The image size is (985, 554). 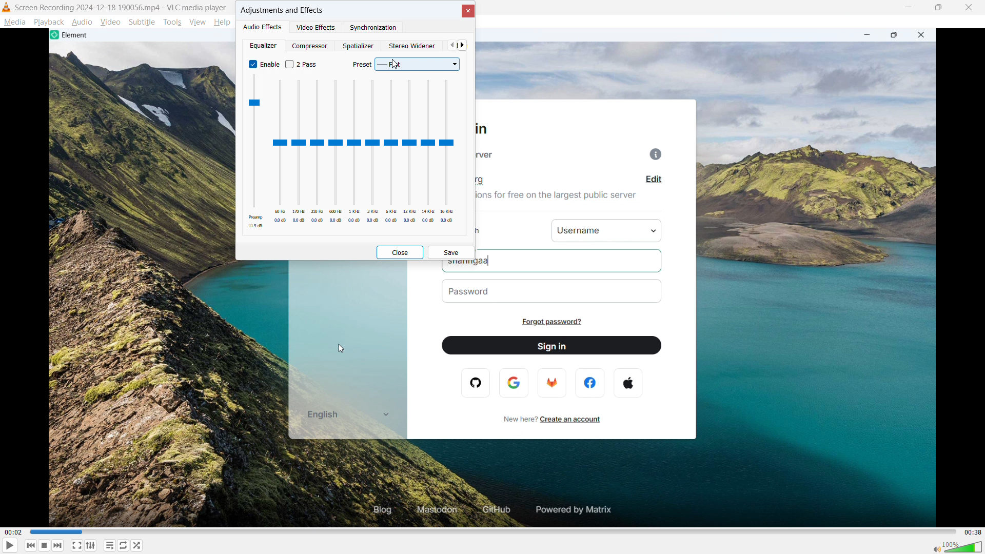 I want to click on Tools , so click(x=172, y=22).